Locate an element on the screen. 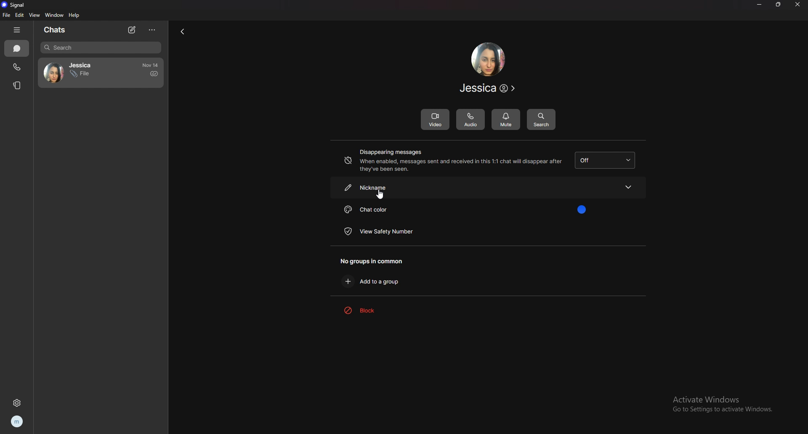 This screenshot has width=808, height=434. file is located at coordinates (7, 15).